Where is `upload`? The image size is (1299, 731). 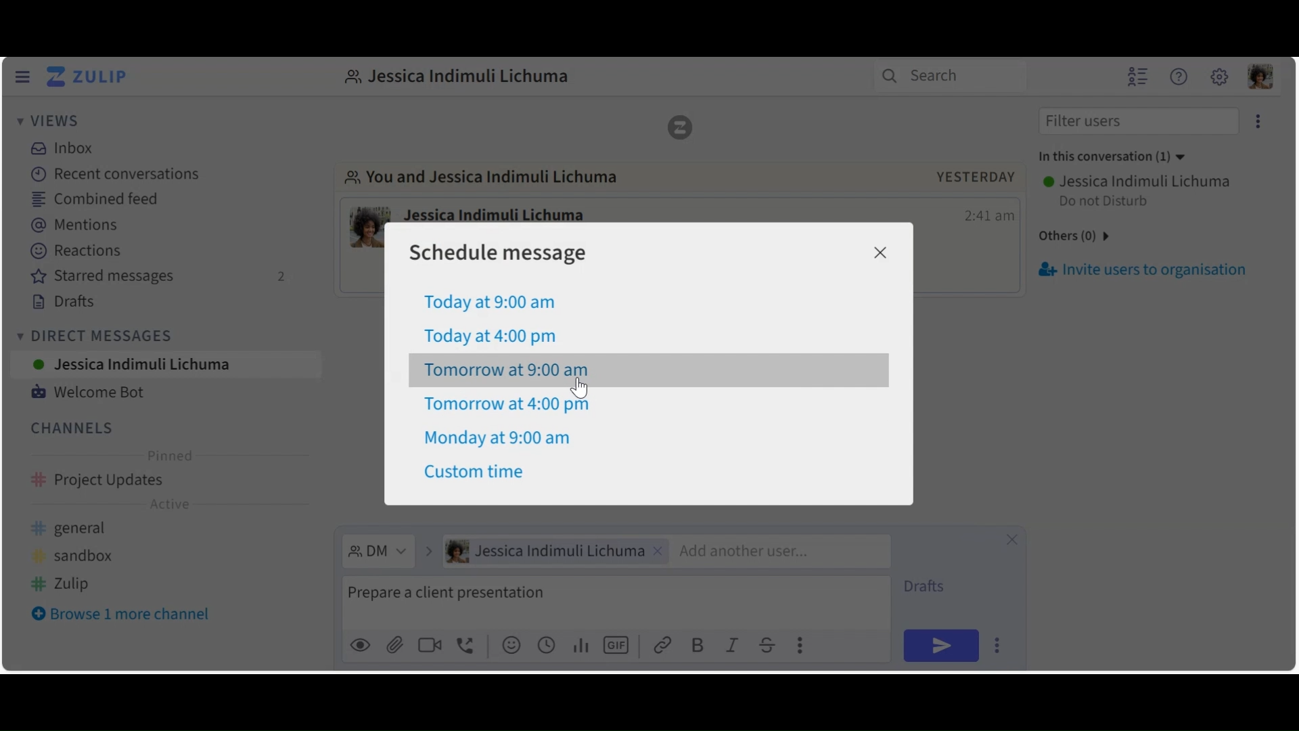
upload is located at coordinates (395, 647).